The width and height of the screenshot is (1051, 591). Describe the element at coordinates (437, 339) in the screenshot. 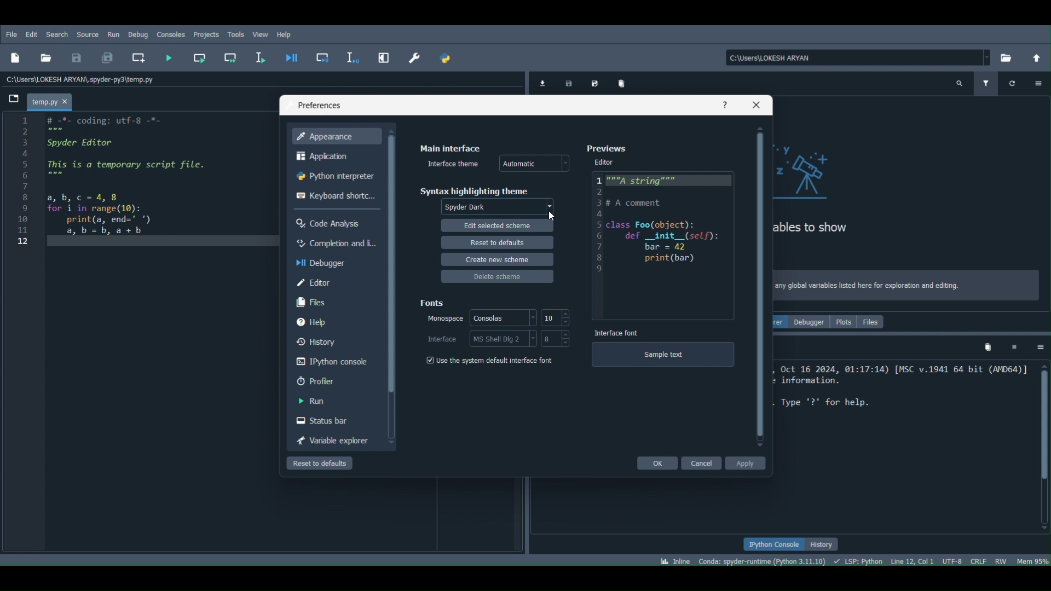

I see `Interfaces` at that location.